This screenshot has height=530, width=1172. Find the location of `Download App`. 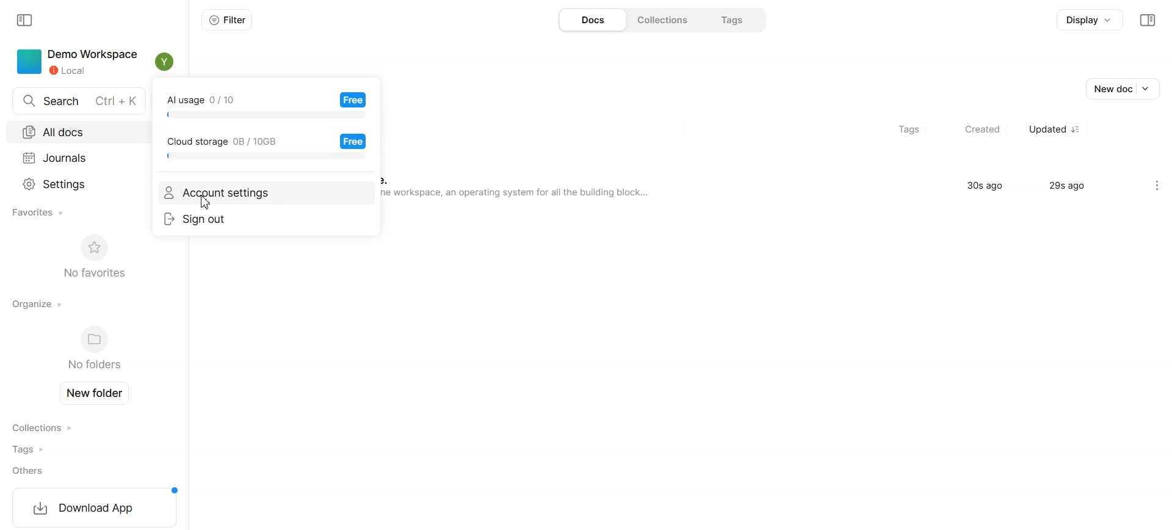

Download App is located at coordinates (93, 507).